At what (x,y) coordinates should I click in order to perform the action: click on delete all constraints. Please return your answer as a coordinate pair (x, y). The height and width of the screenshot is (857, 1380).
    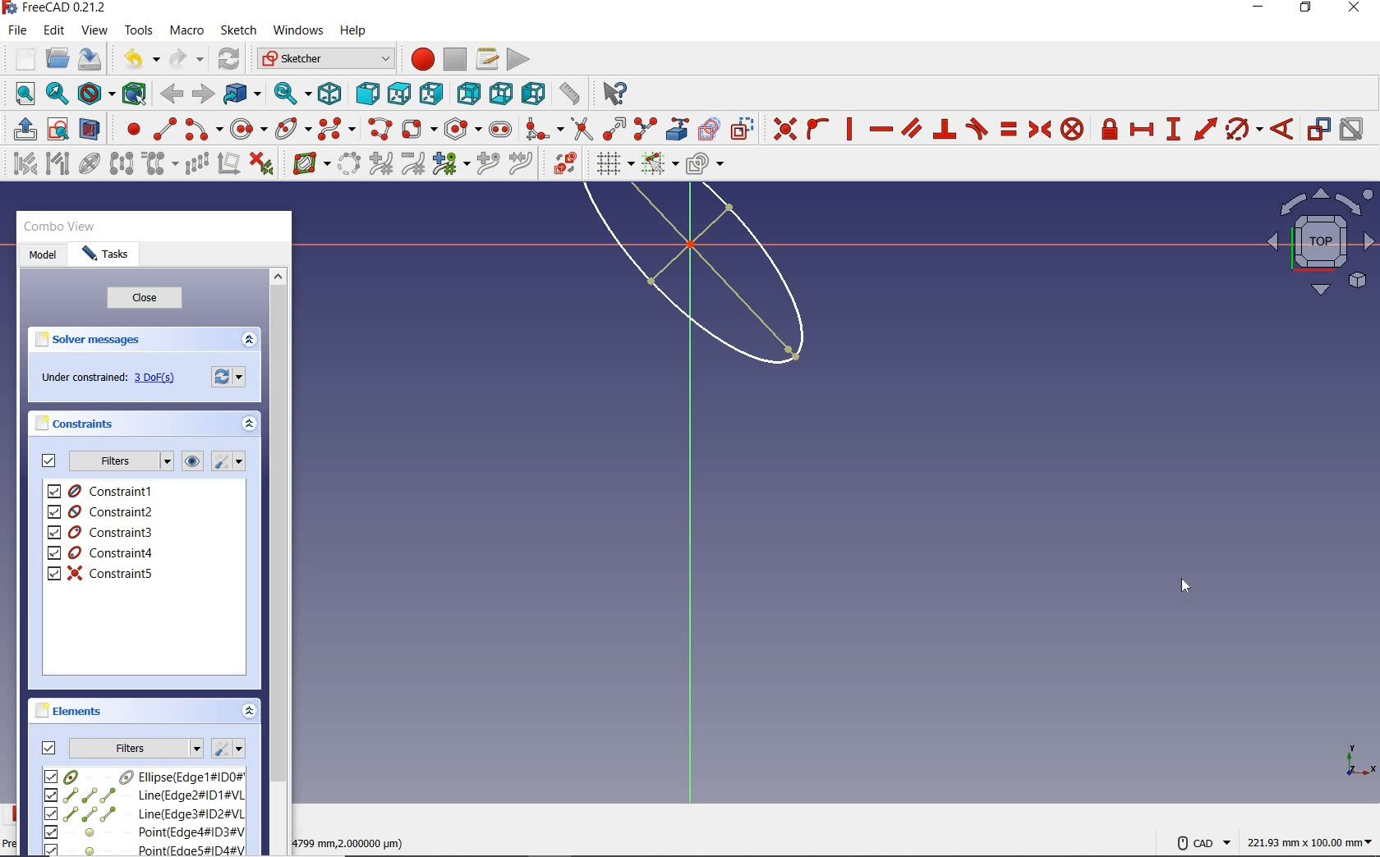
    Looking at the image, I should click on (261, 163).